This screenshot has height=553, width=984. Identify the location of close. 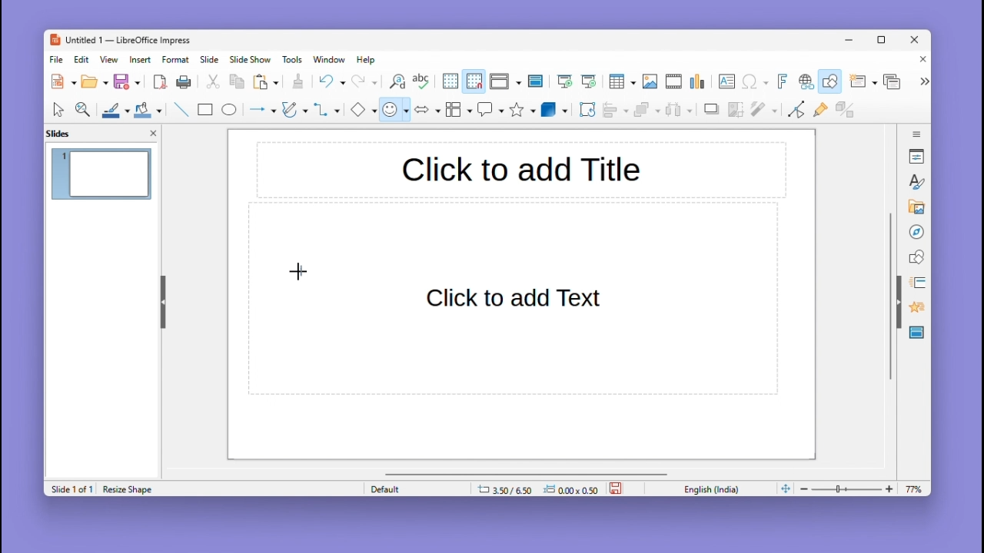
(153, 132).